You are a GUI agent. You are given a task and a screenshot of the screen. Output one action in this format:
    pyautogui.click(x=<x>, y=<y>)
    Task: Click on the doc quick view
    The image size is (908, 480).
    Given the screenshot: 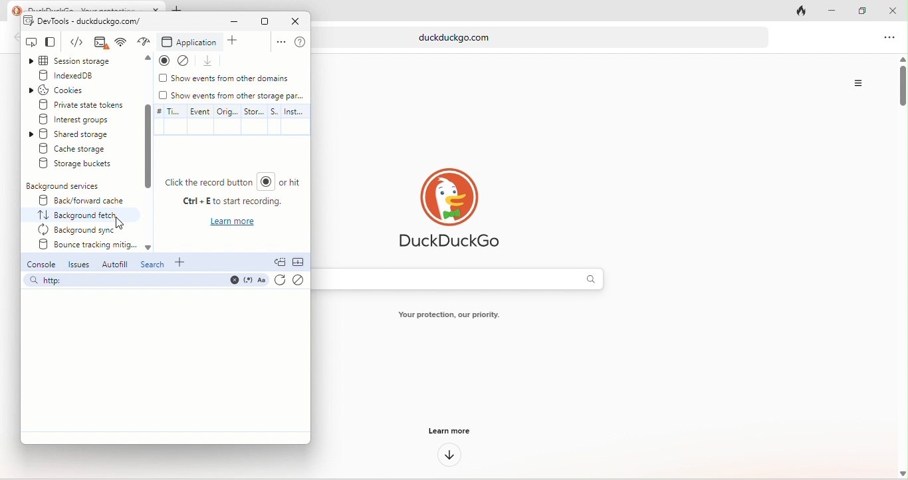 What is the action you would take?
    pyautogui.click(x=280, y=263)
    